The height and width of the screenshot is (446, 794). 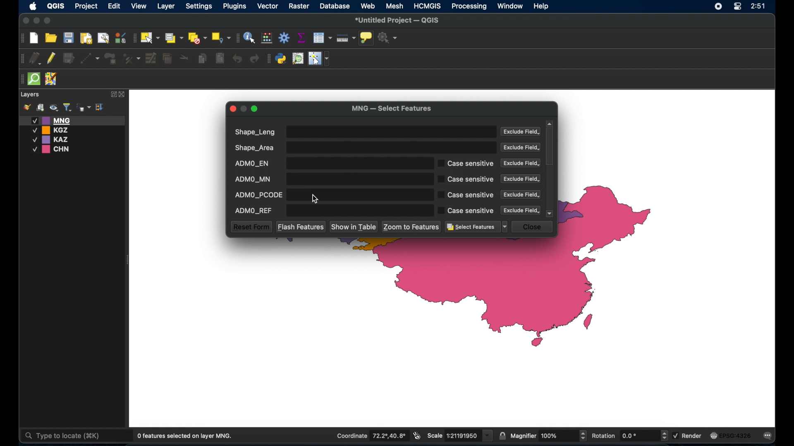 What do you see at coordinates (319, 59) in the screenshot?
I see `switches mouse to configurable pointer` at bounding box center [319, 59].